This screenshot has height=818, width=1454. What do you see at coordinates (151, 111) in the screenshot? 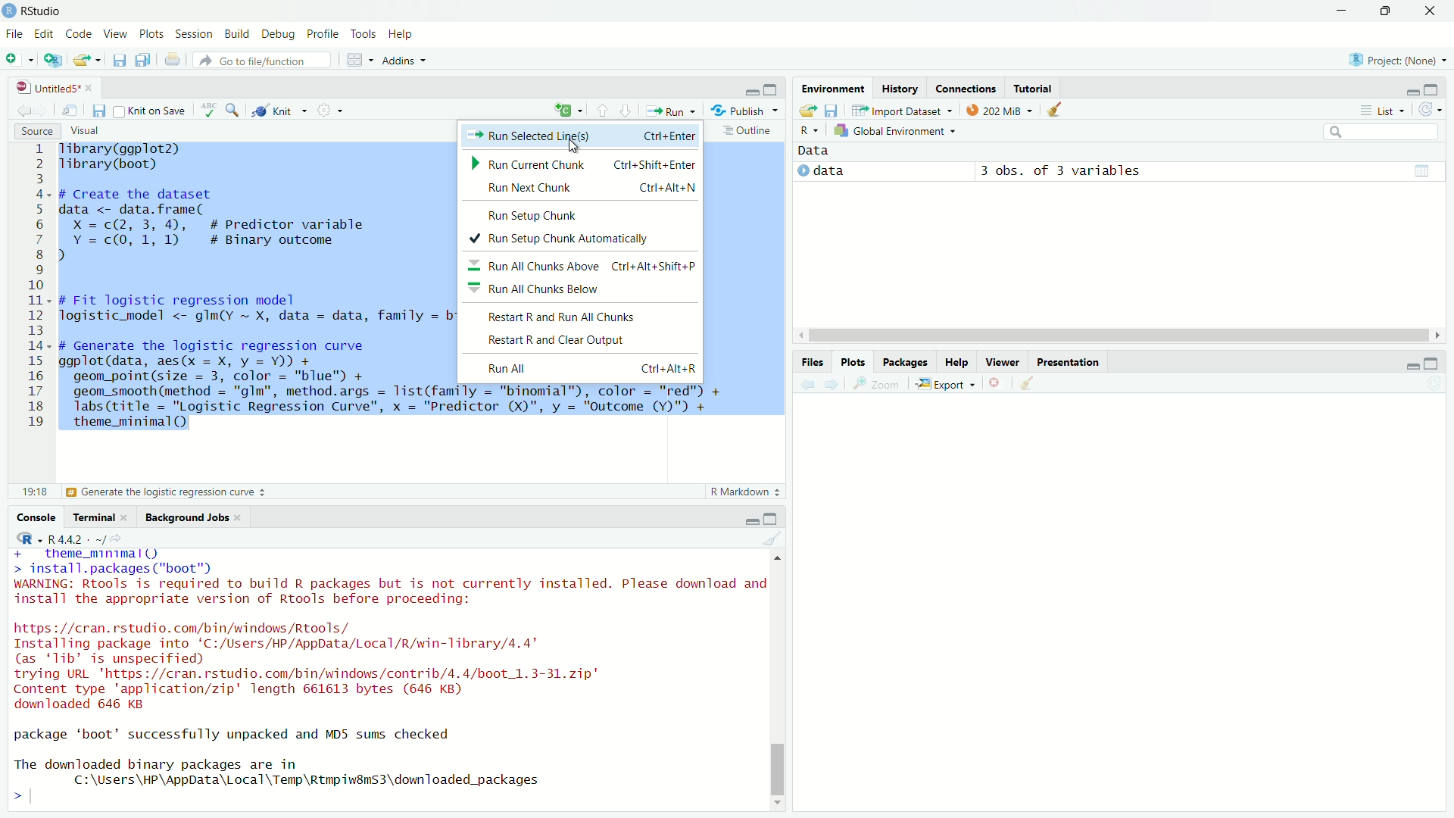
I see `Knit on Save` at bounding box center [151, 111].